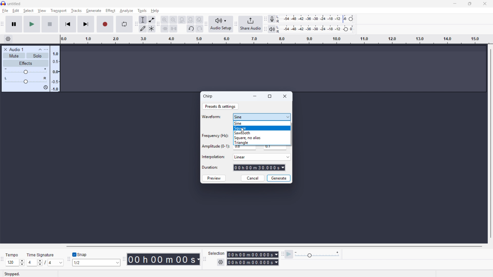  Describe the element at coordinates (143, 29) in the screenshot. I see `Draw tool ` at that location.